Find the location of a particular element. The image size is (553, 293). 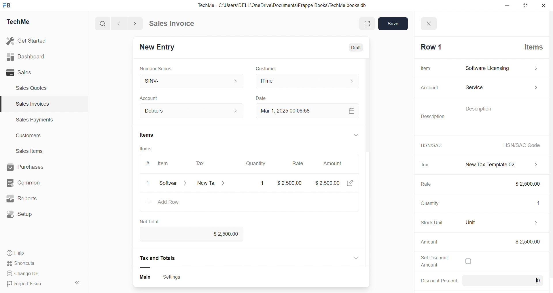

« is located at coordinates (77, 282).